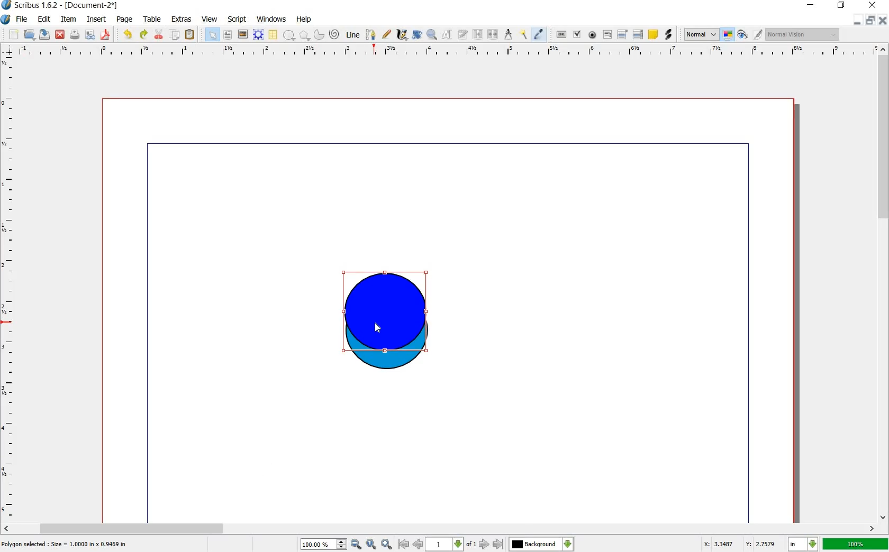 Image resolution: width=889 pixels, height=552 pixels. I want to click on 100%, so click(317, 544).